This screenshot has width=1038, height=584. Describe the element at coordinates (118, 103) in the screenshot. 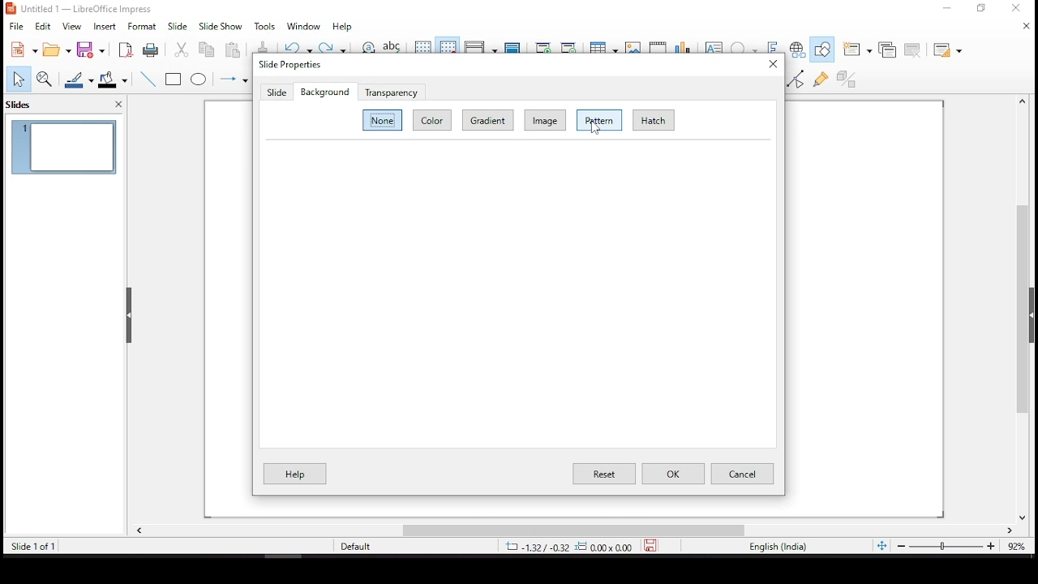

I see `close pane` at that location.